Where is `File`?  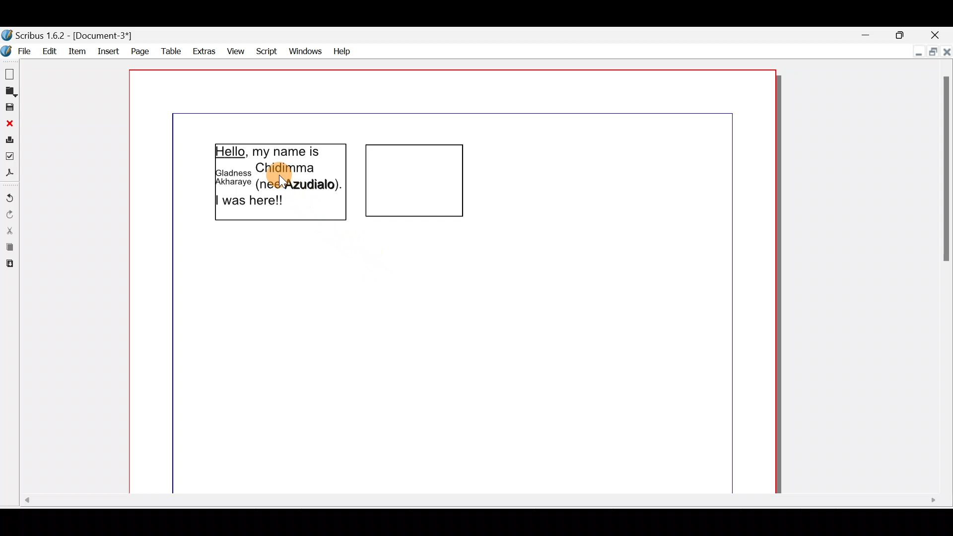
File is located at coordinates (17, 50).